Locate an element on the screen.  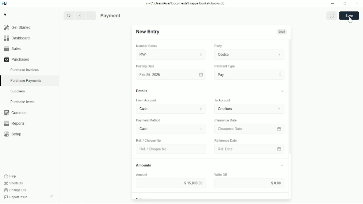
Change dimension is located at coordinates (345, 3).